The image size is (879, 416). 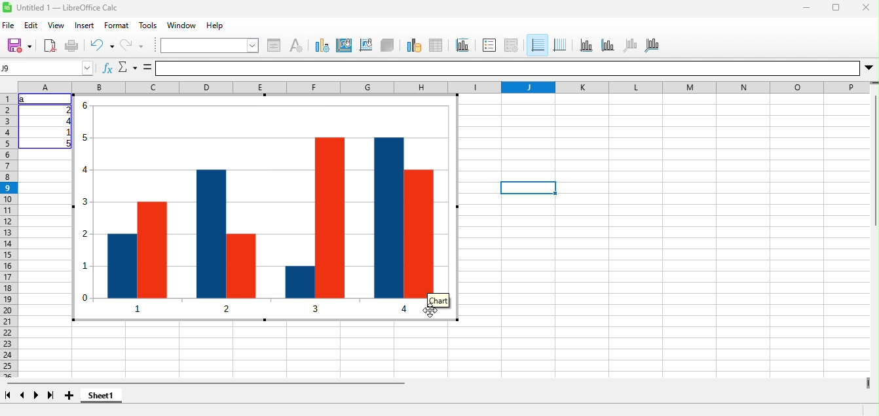 What do you see at coordinates (631, 46) in the screenshot?
I see `z axis` at bounding box center [631, 46].